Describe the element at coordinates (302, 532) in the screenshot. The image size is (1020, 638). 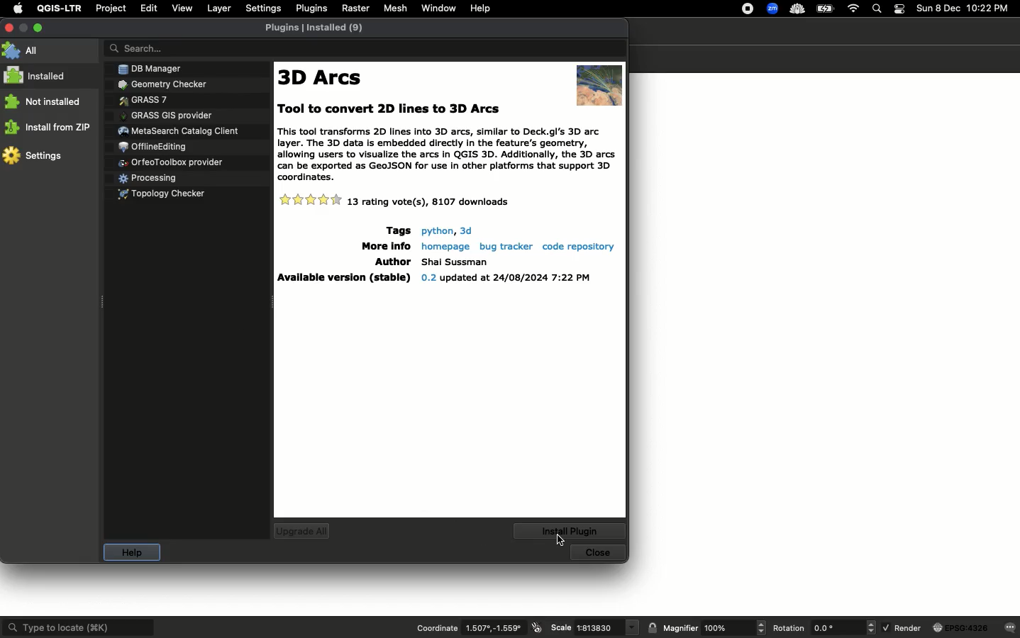
I see `Upgrade all` at that location.